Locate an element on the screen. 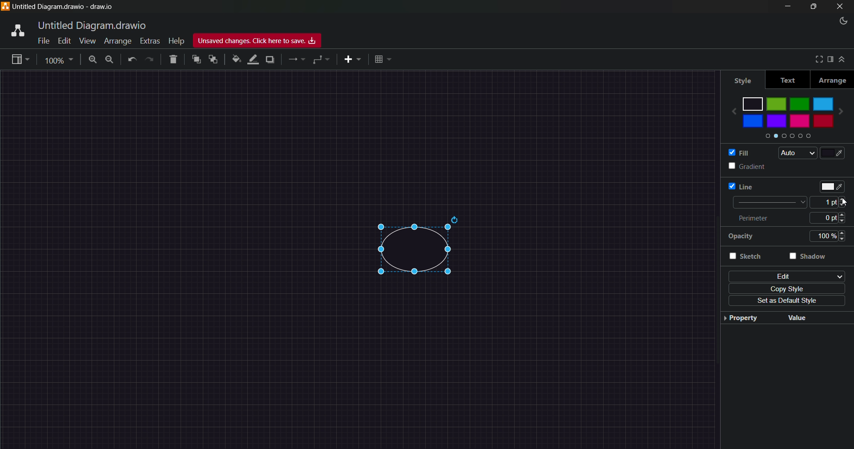  insert is located at coordinates (353, 60).